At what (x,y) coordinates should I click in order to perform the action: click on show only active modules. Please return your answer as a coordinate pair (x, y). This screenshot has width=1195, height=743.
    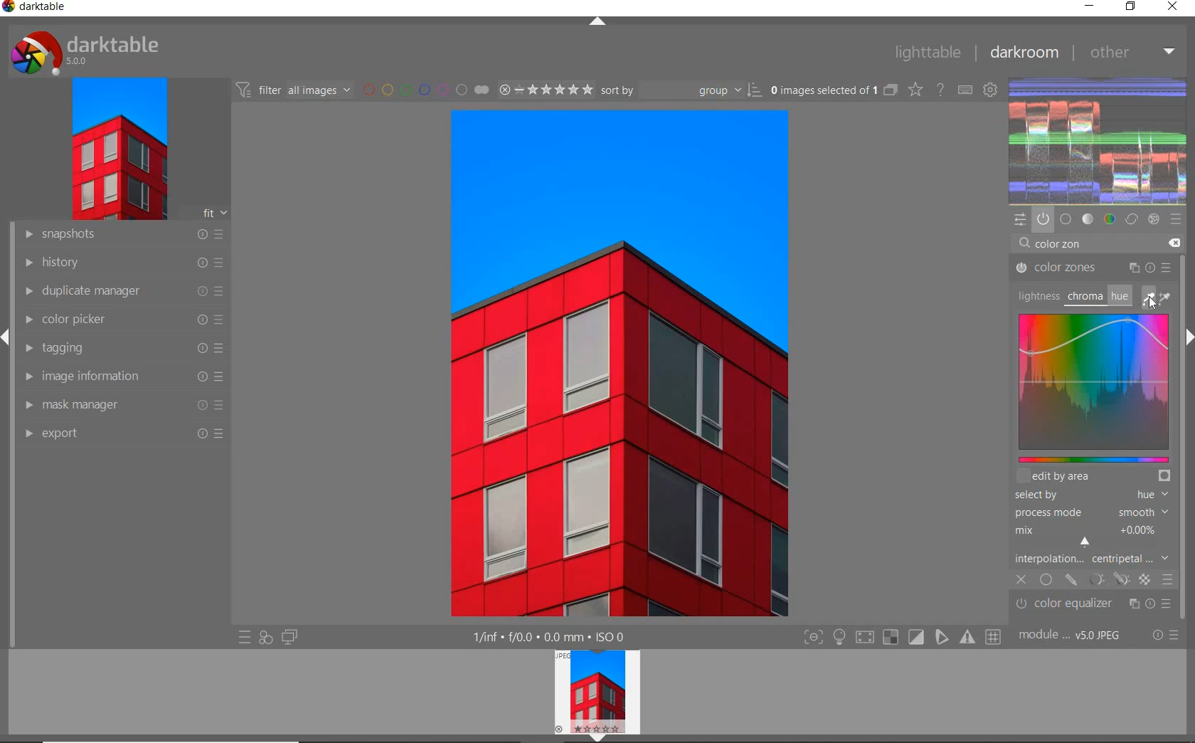
    Looking at the image, I should click on (1043, 218).